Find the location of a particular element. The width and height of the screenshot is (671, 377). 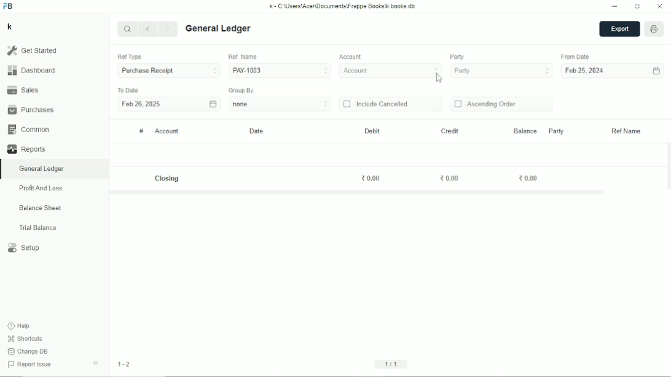

Credit is located at coordinates (449, 131).